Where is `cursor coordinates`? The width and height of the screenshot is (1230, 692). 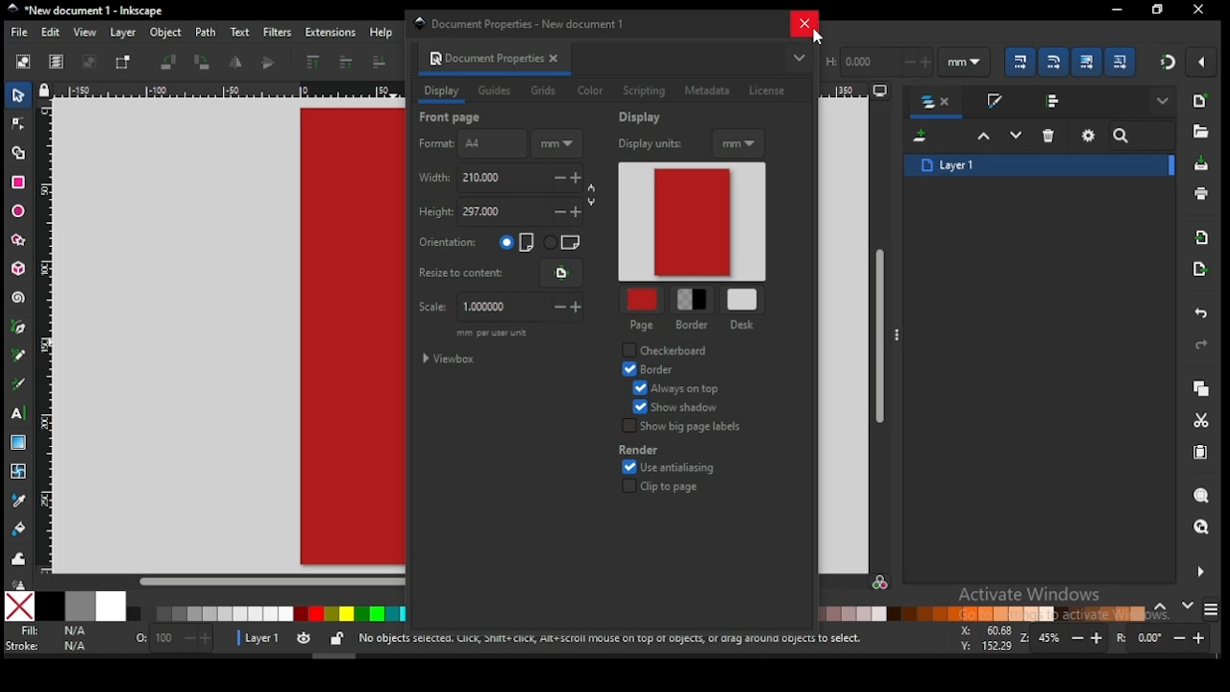
cursor coordinates is located at coordinates (983, 636).